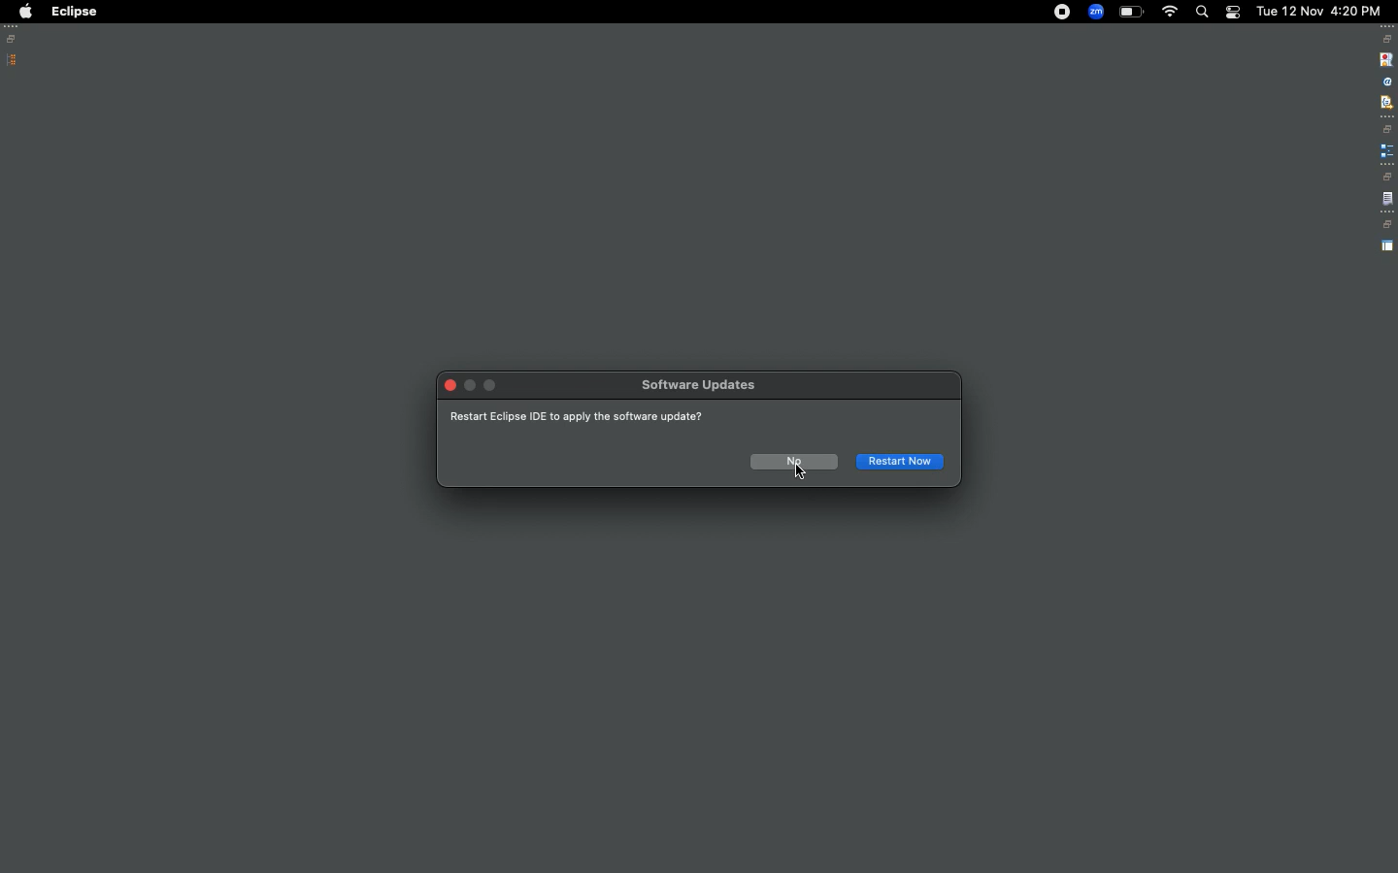  What do you see at coordinates (13, 60) in the screenshot?
I see `Package explorer` at bounding box center [13, 60].